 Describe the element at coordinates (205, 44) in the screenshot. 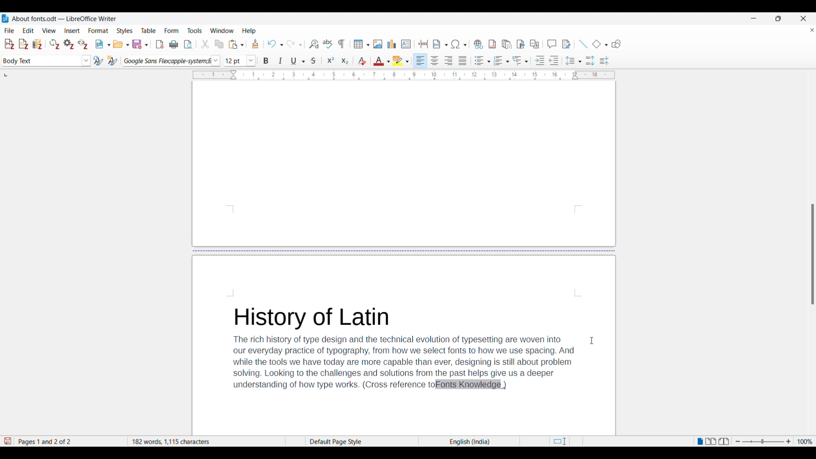

I see `Cut` at that location.